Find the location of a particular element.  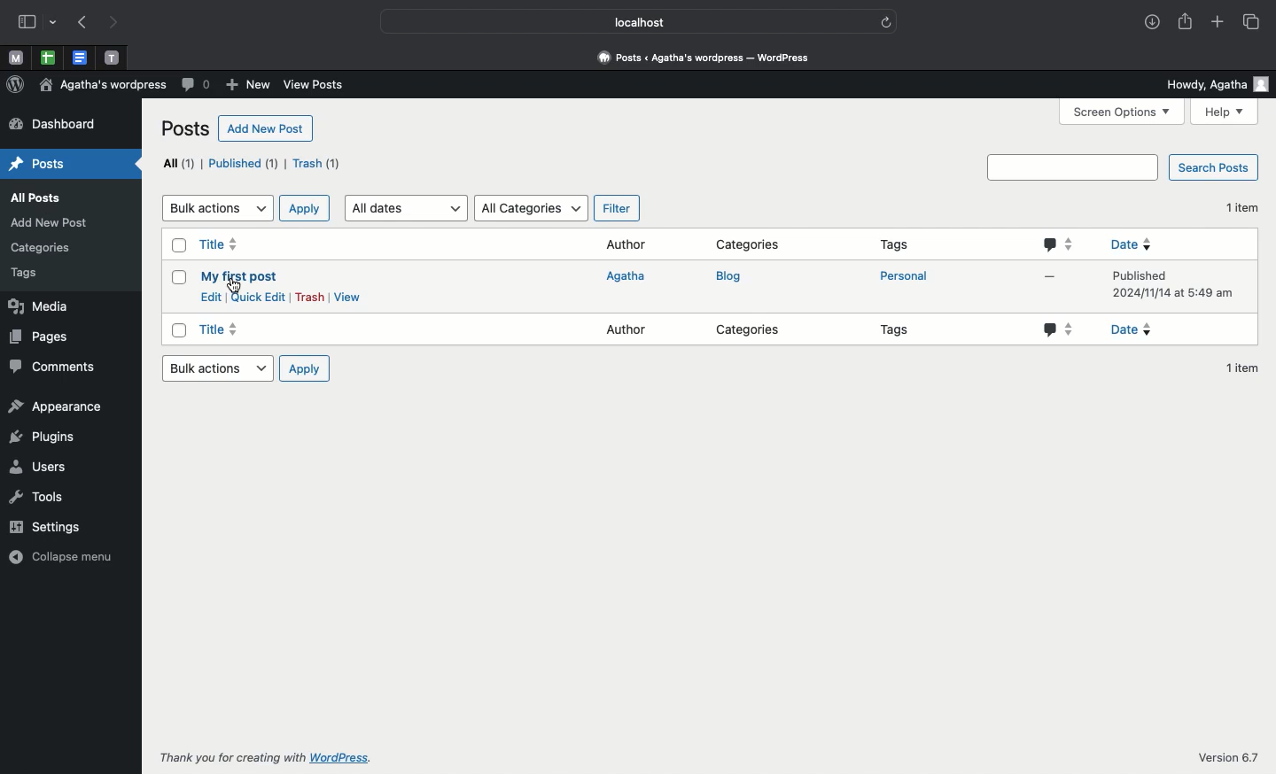

Tags is located at coordinates (899, 333).